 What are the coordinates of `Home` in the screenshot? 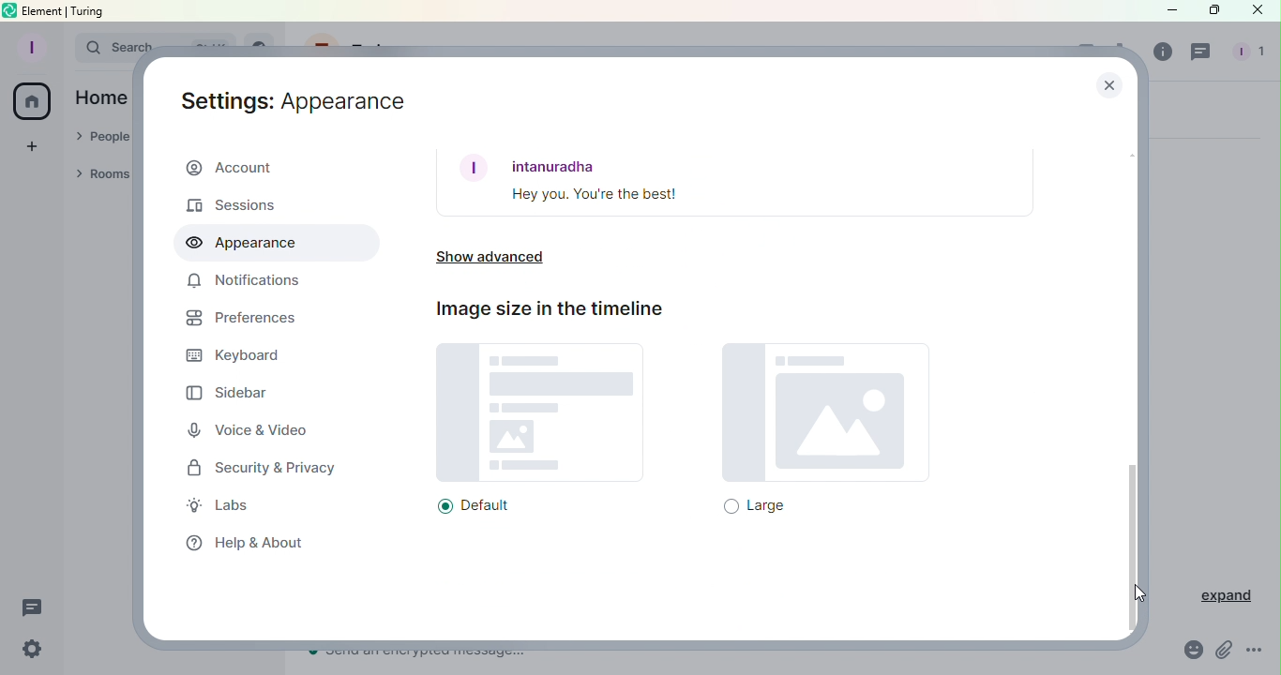 It's located at (101, 97).